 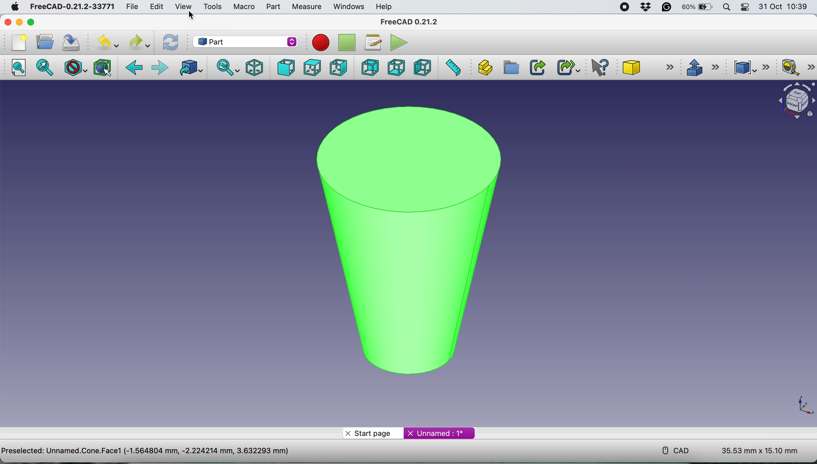 What do you see at coordinates (147, 451) in the screenshot?
I see `Preselected: unnamed.cone.face1 (-1.564804 mm, -2.224214 mm, 3.632293 mm)` at bounding box center [147, 451].